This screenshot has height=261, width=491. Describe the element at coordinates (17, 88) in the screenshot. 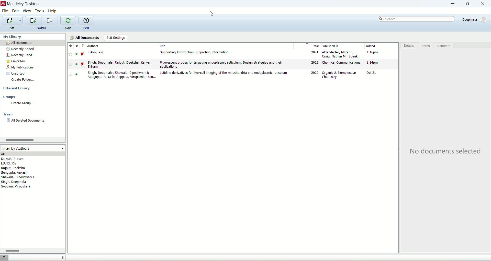

I see `external library` at that location.